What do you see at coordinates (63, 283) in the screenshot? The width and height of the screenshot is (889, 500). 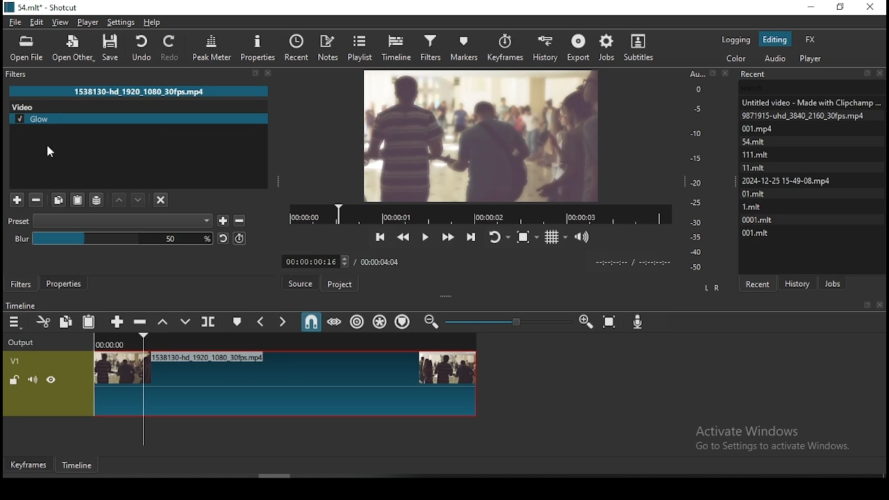 I see `properties` at bounding box center [63, 283].